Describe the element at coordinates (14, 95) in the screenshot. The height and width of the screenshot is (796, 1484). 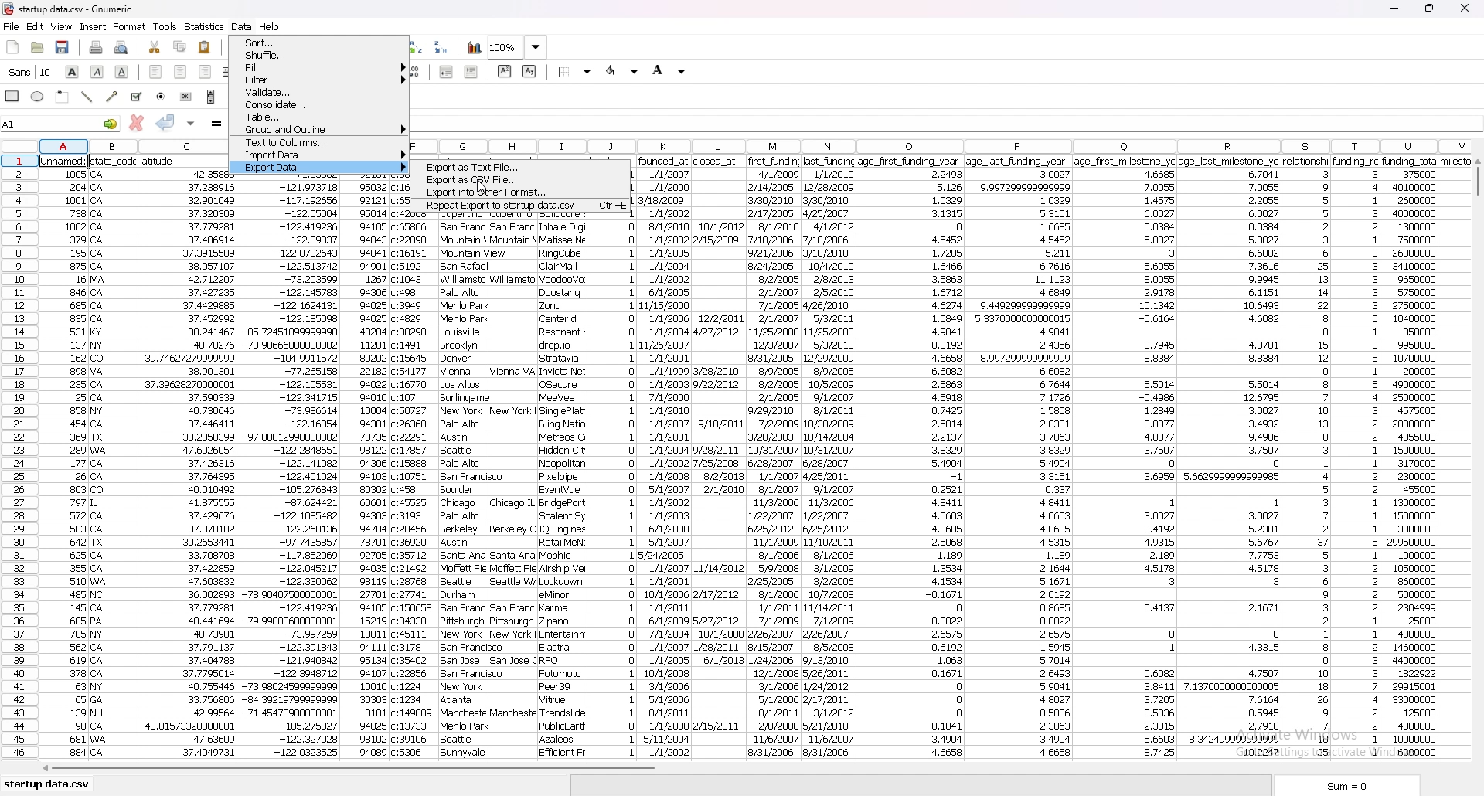
I see `rectangle` at that location.